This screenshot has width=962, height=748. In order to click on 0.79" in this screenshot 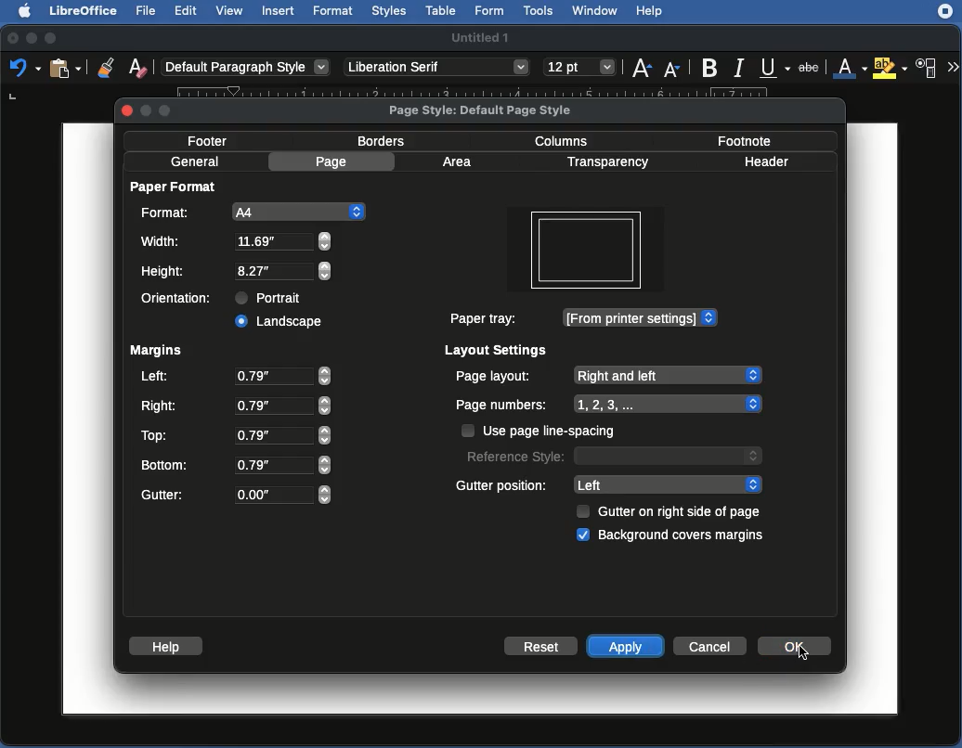, I will do `click(281, 405)`.